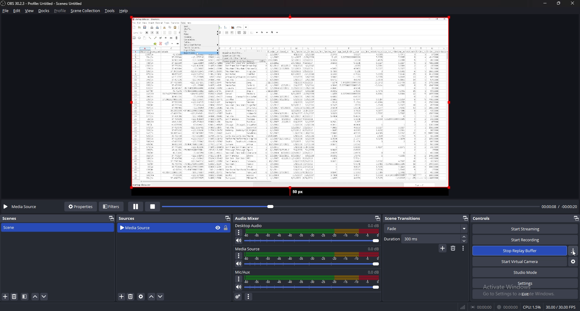 The image size is (580, 311). I want to click on pop out, so click(466, 218).